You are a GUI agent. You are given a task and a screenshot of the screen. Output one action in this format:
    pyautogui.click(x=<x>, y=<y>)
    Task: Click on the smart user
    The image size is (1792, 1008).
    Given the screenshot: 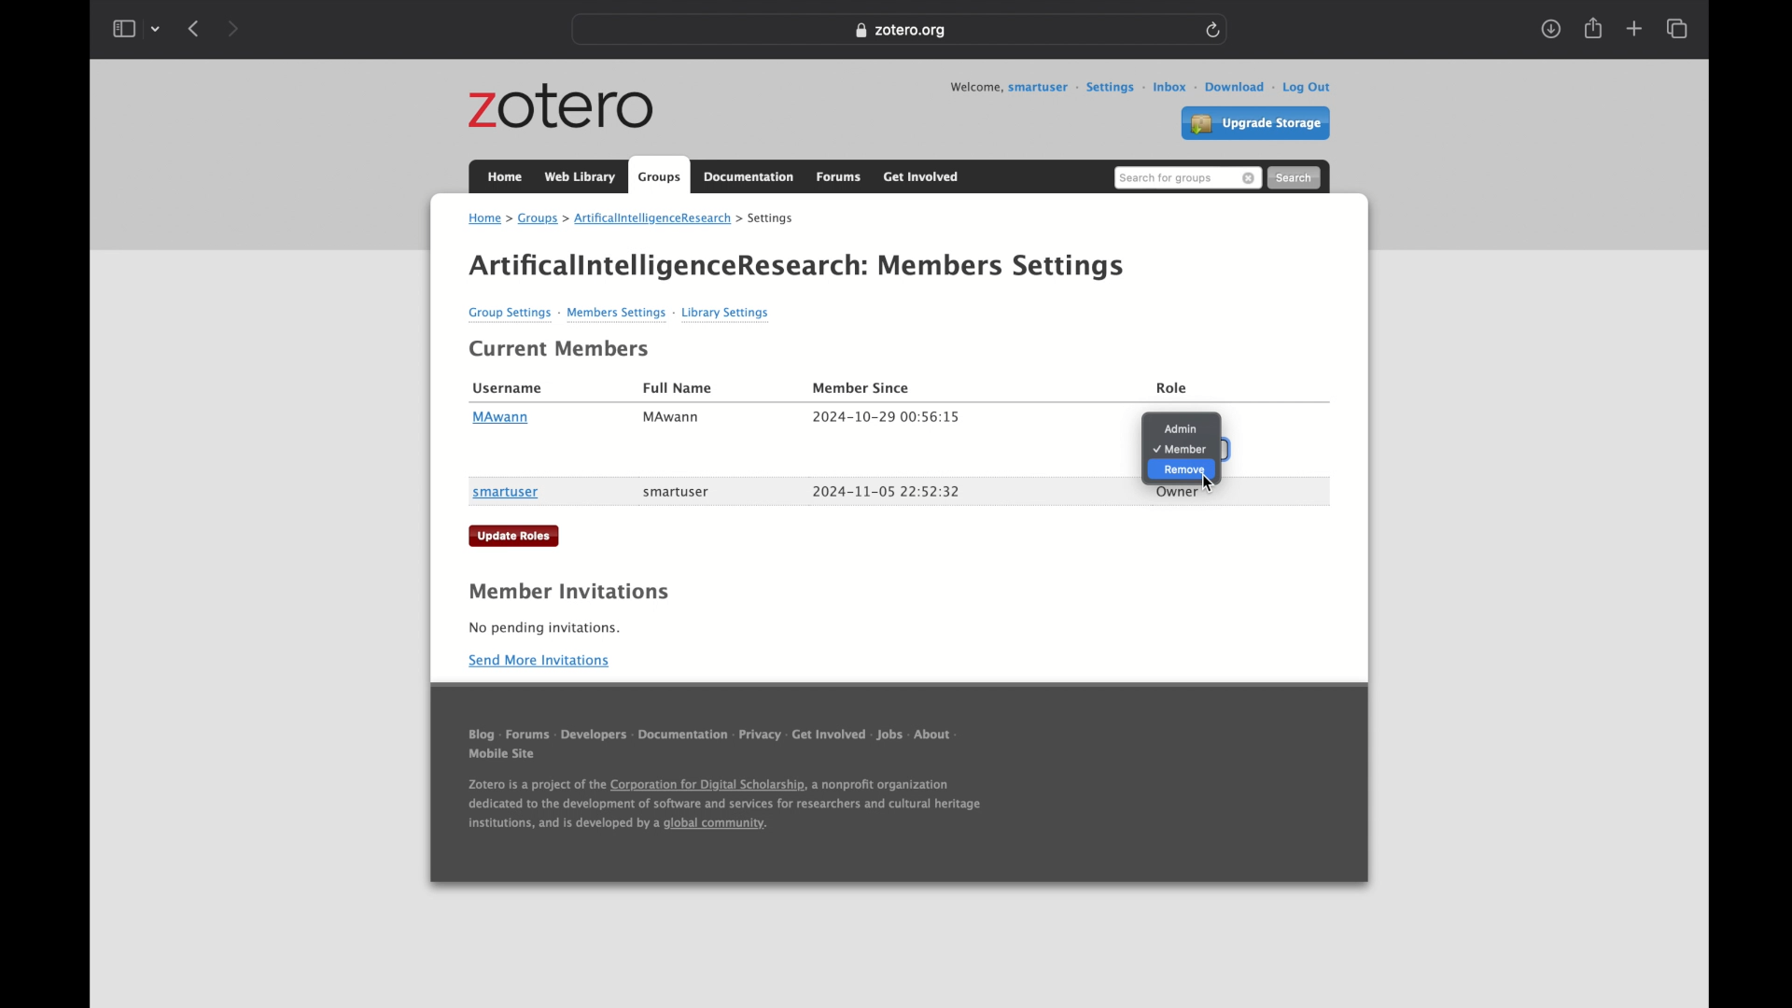 What is the action you would take?
    pyautogui.click(x=677, y=492)
    